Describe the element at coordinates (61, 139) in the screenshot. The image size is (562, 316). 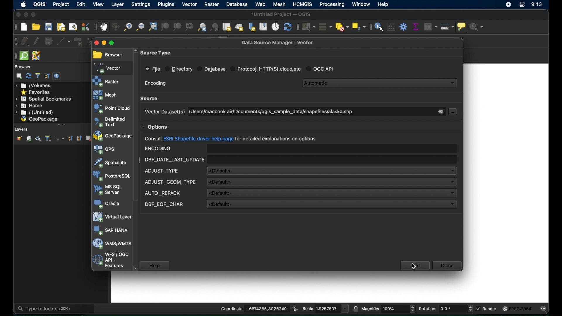
I see `filter legend by expression` at that location.